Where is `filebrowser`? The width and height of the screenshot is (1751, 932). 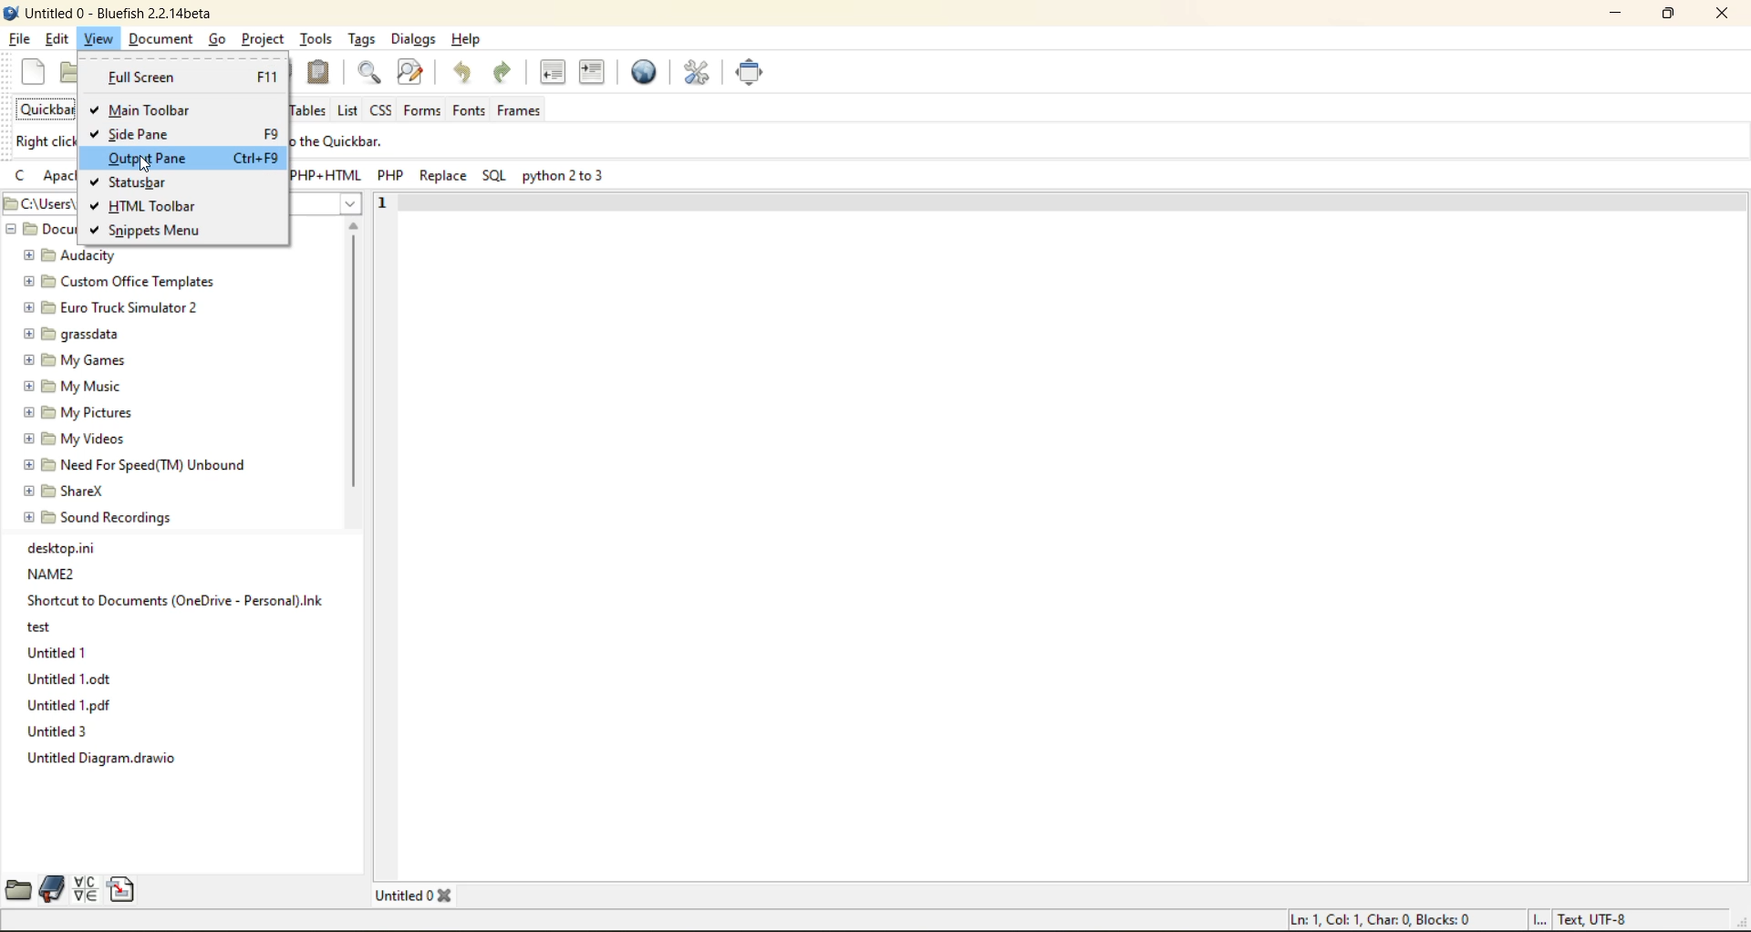 filebrowser is located at coordinates (17, 890).